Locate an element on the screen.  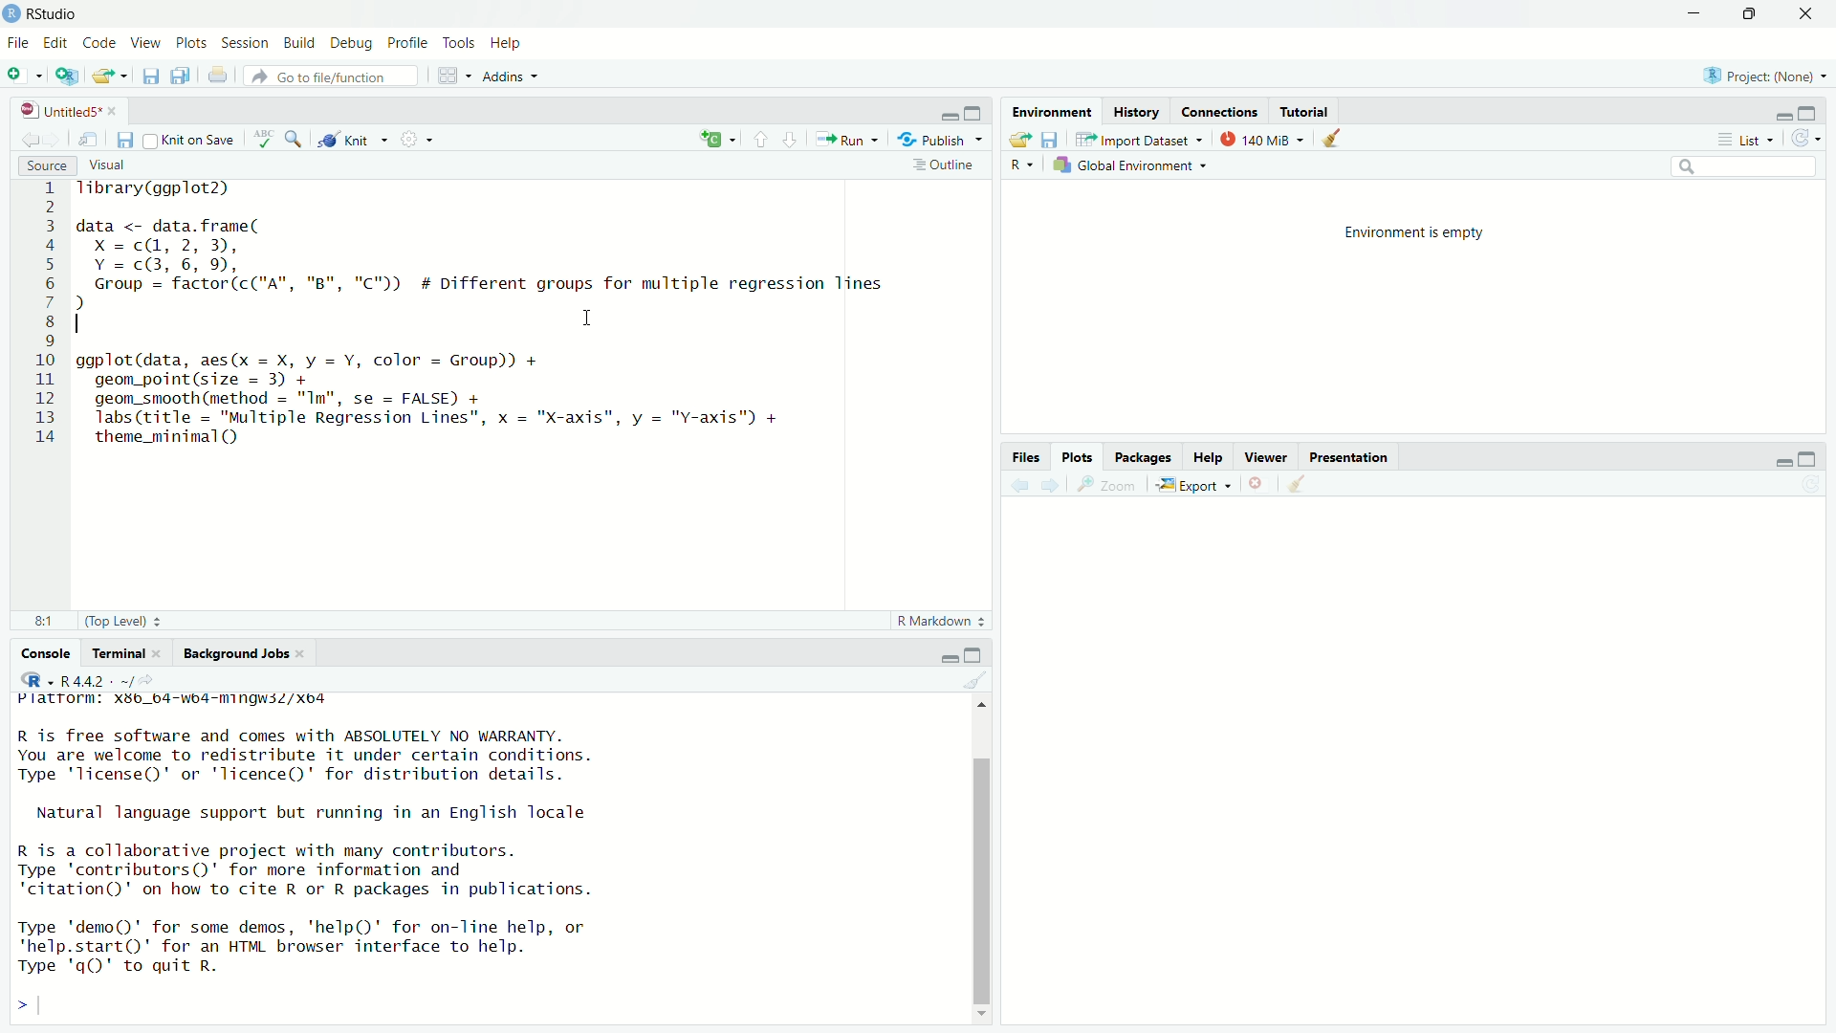
zoom is located at coordinates (1106, 488).